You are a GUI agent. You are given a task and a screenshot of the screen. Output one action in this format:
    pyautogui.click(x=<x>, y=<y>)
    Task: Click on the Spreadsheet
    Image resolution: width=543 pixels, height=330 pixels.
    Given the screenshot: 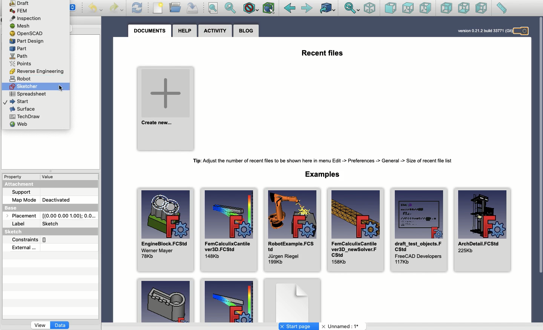 What is the action you would take?
    pyautogui.click(x=28, y=94)
    